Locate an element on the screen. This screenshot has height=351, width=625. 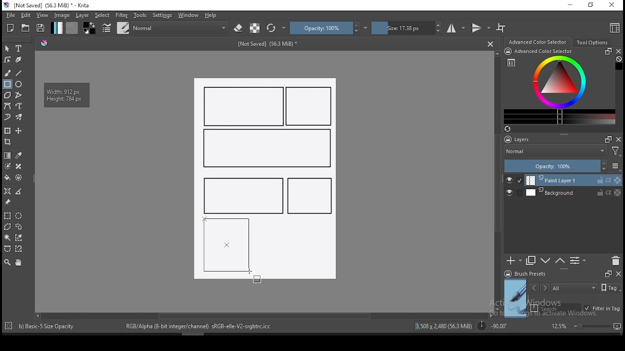
windows is located at coordinates (188, 15).